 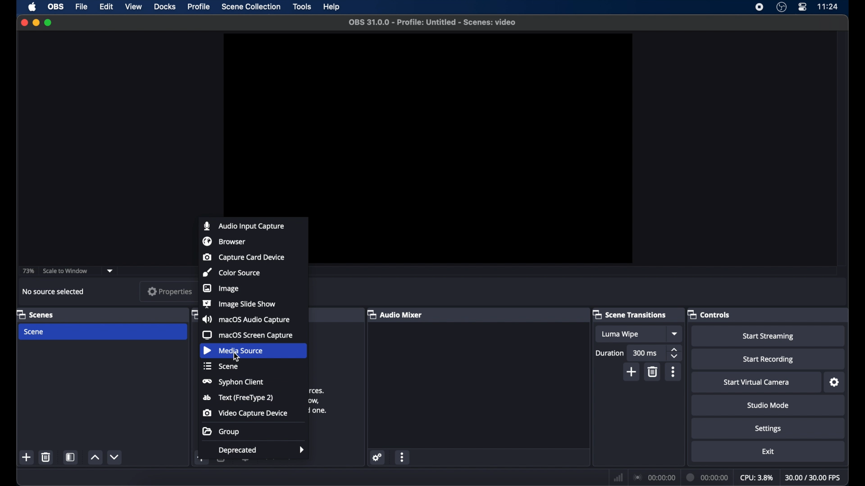 What do you see at coordinates (165, 7) in the screenshot?
I see `docks` at bounding box center [165, 7].